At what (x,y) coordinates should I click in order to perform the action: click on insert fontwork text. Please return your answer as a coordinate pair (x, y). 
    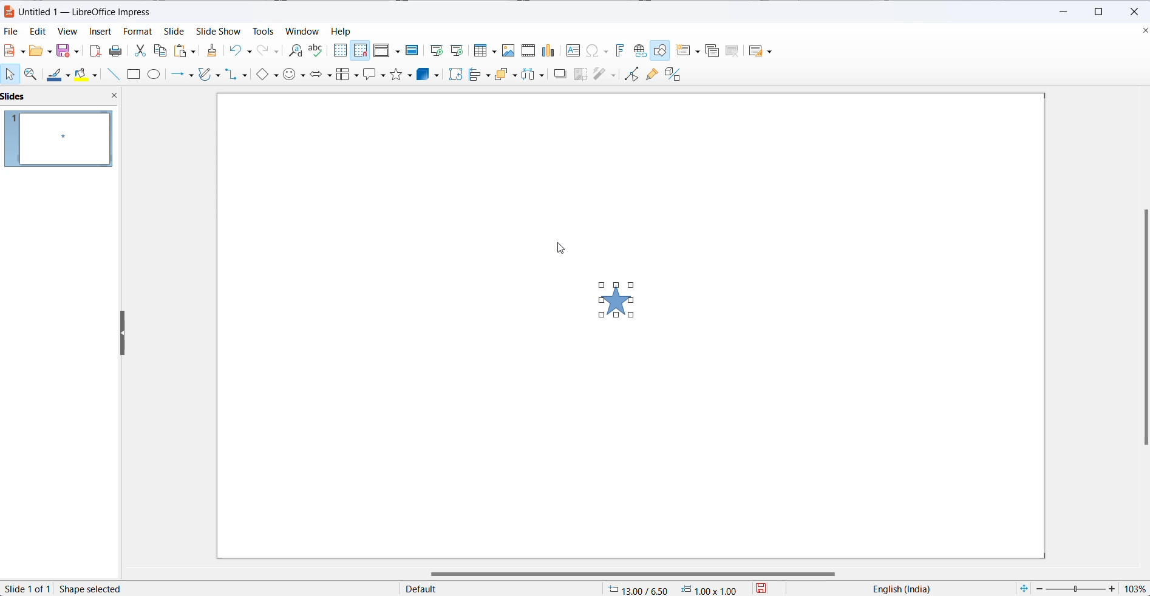
    Looking at the image, I should click on (618, 50).